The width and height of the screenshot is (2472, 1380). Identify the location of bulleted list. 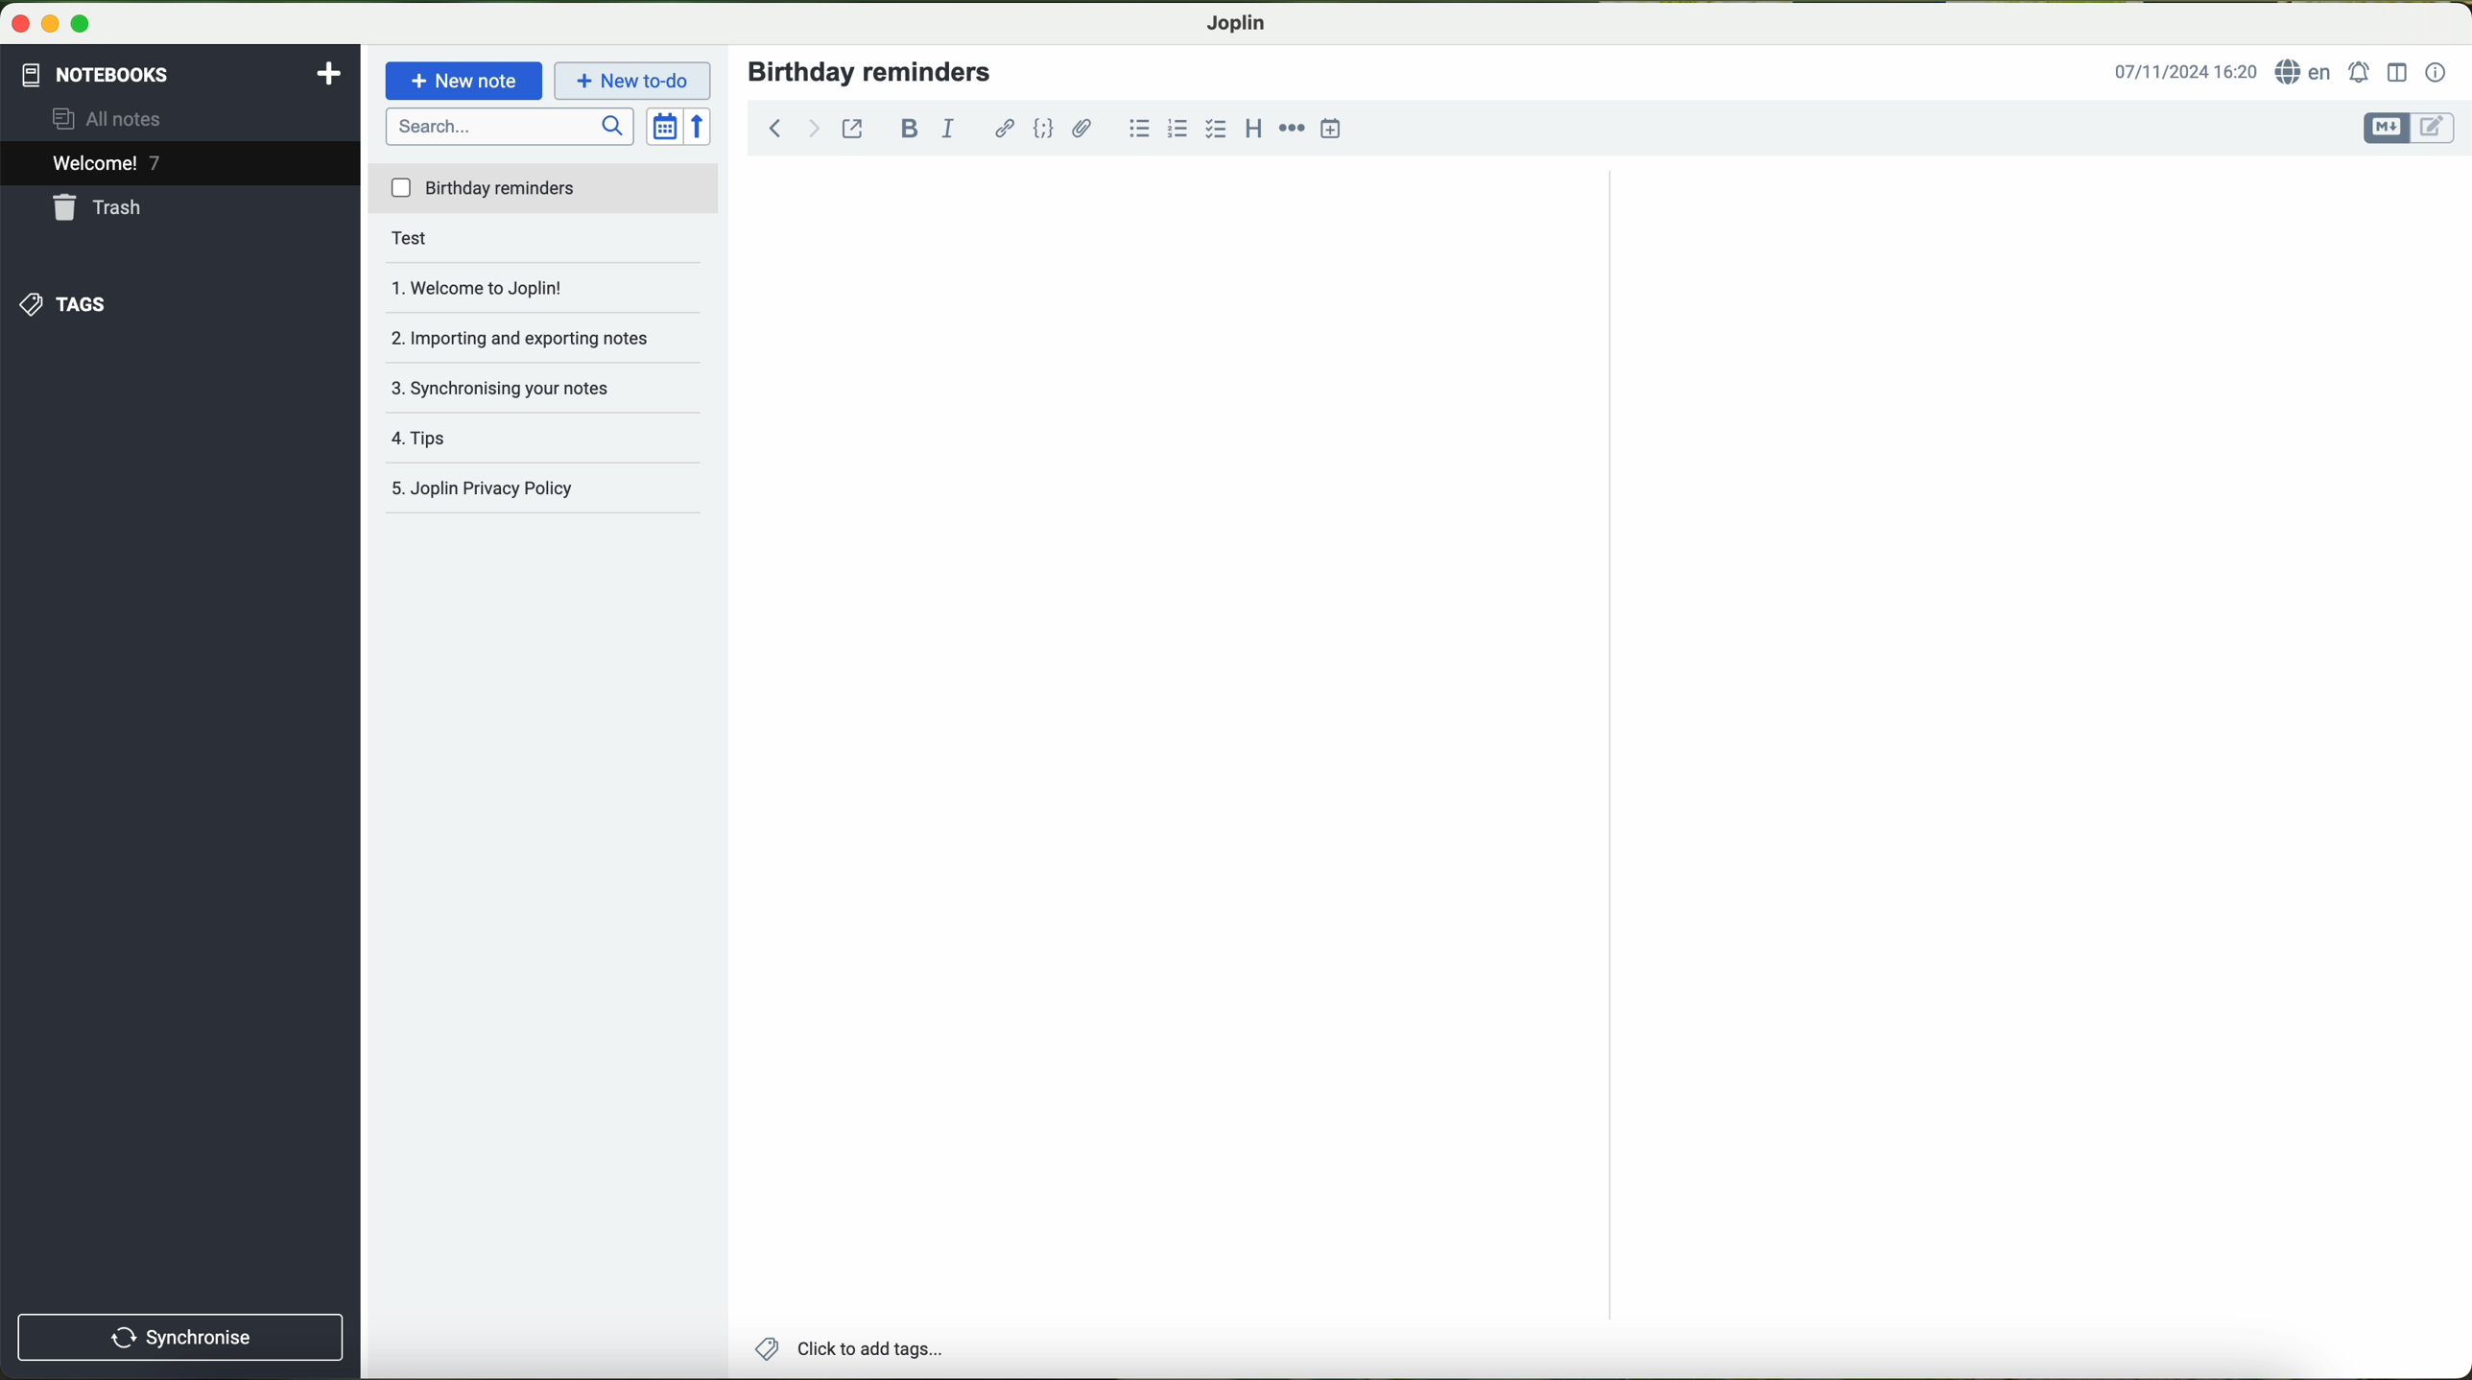
(1141, 128).